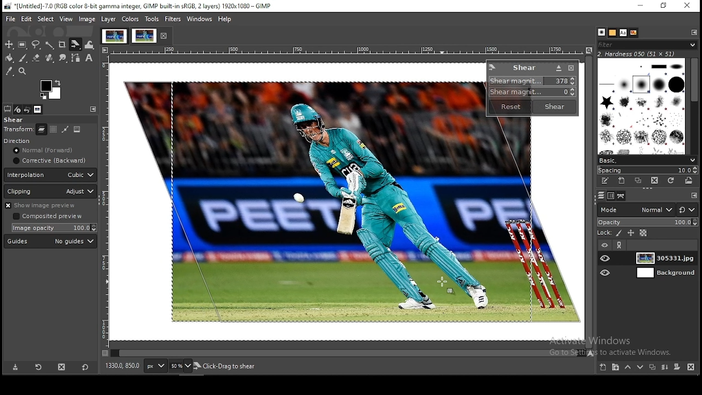 The height and width of the screenshot is (395, 702). What do you see at coordinates (607, 272) in the screenshot?
I see `layer visibility on/off` at bounding box center [607, 272].